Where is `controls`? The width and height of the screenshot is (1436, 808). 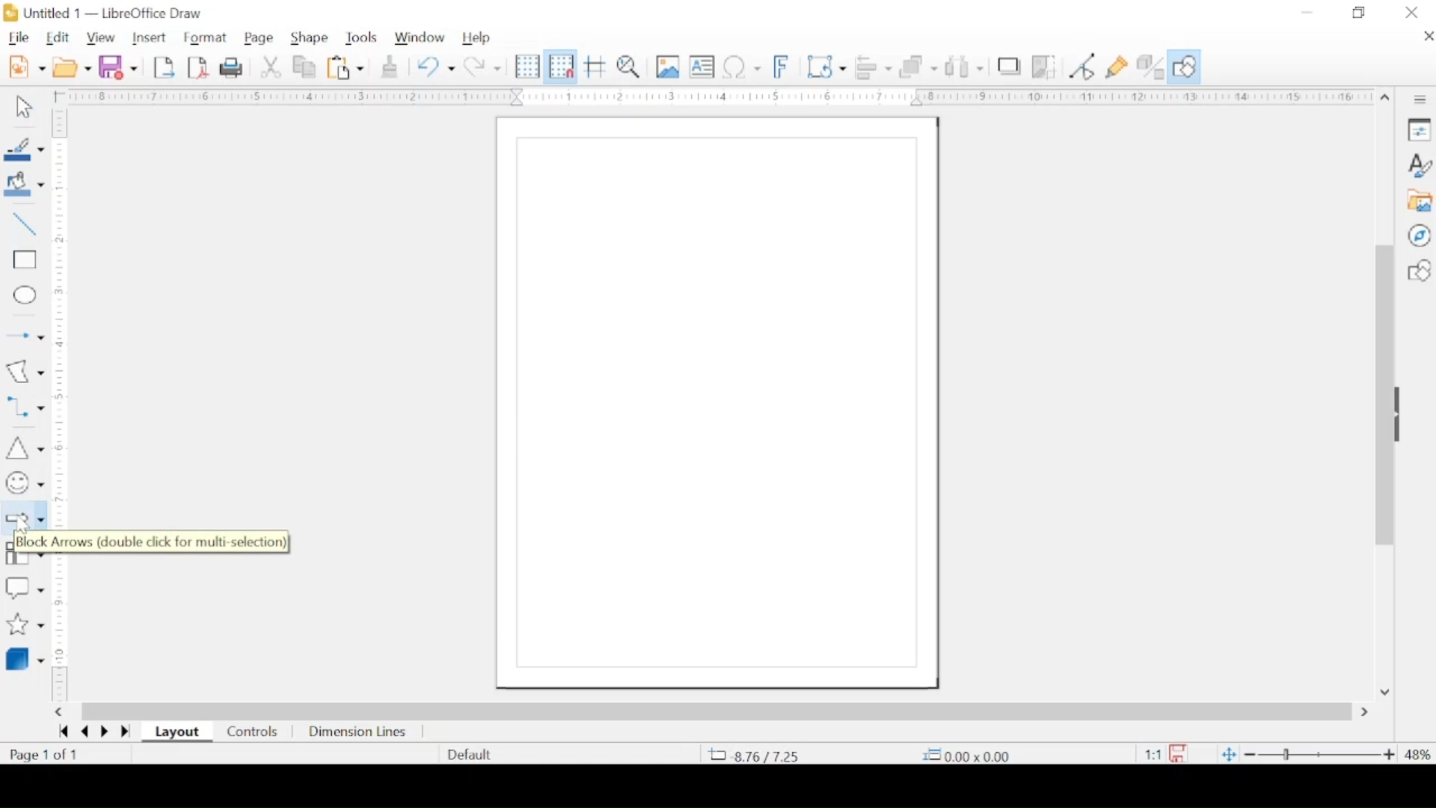 controls is located at coordinates (254, 732).